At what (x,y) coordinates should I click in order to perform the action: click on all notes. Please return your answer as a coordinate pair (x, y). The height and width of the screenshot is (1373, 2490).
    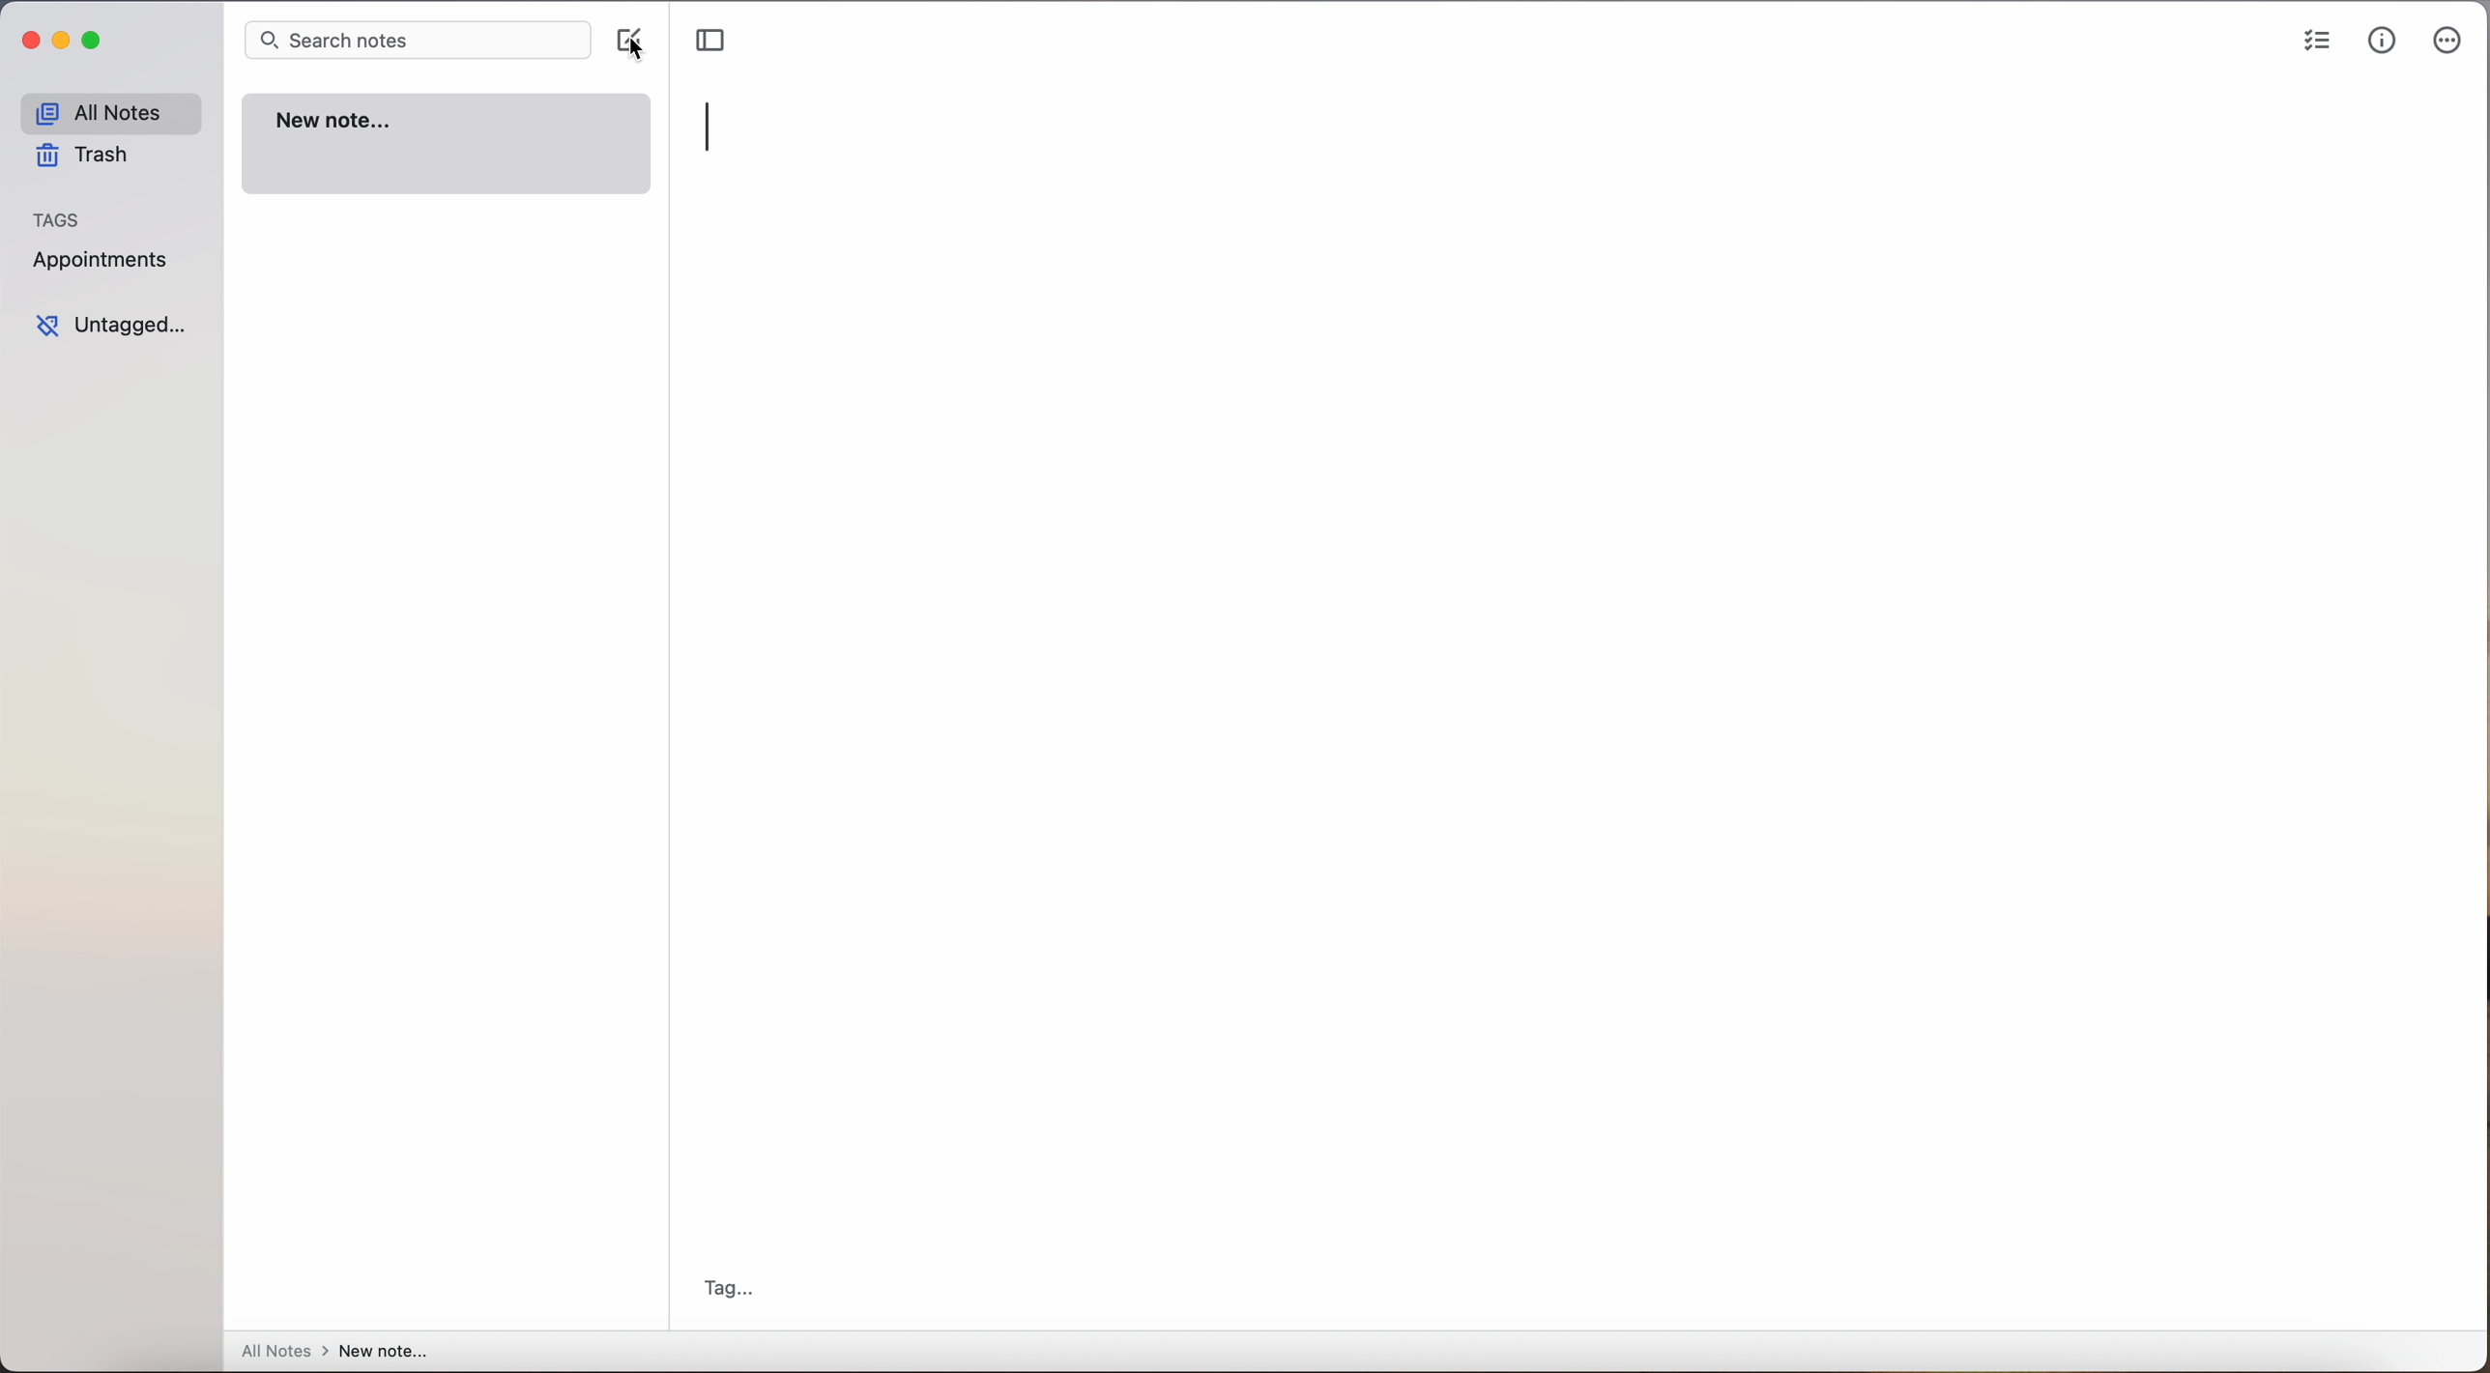
    Looking at the image, I should click on (113, 109).